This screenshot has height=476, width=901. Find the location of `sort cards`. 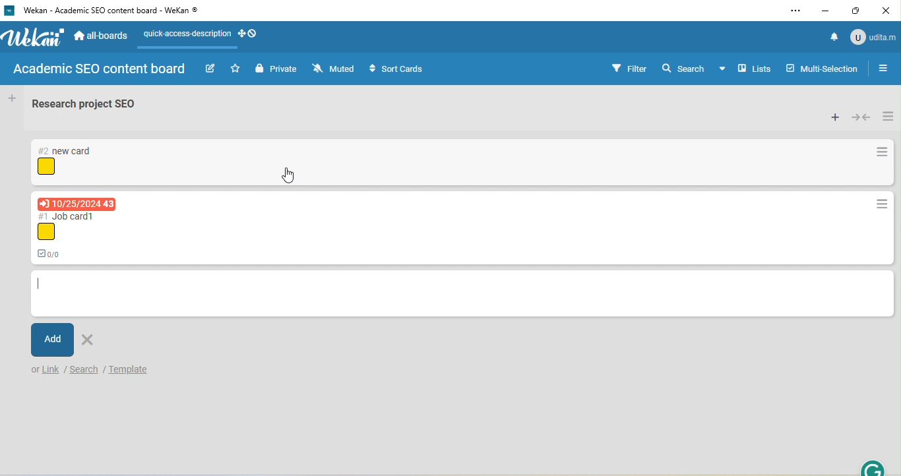

sort cards is located at coordinates (400, 70).